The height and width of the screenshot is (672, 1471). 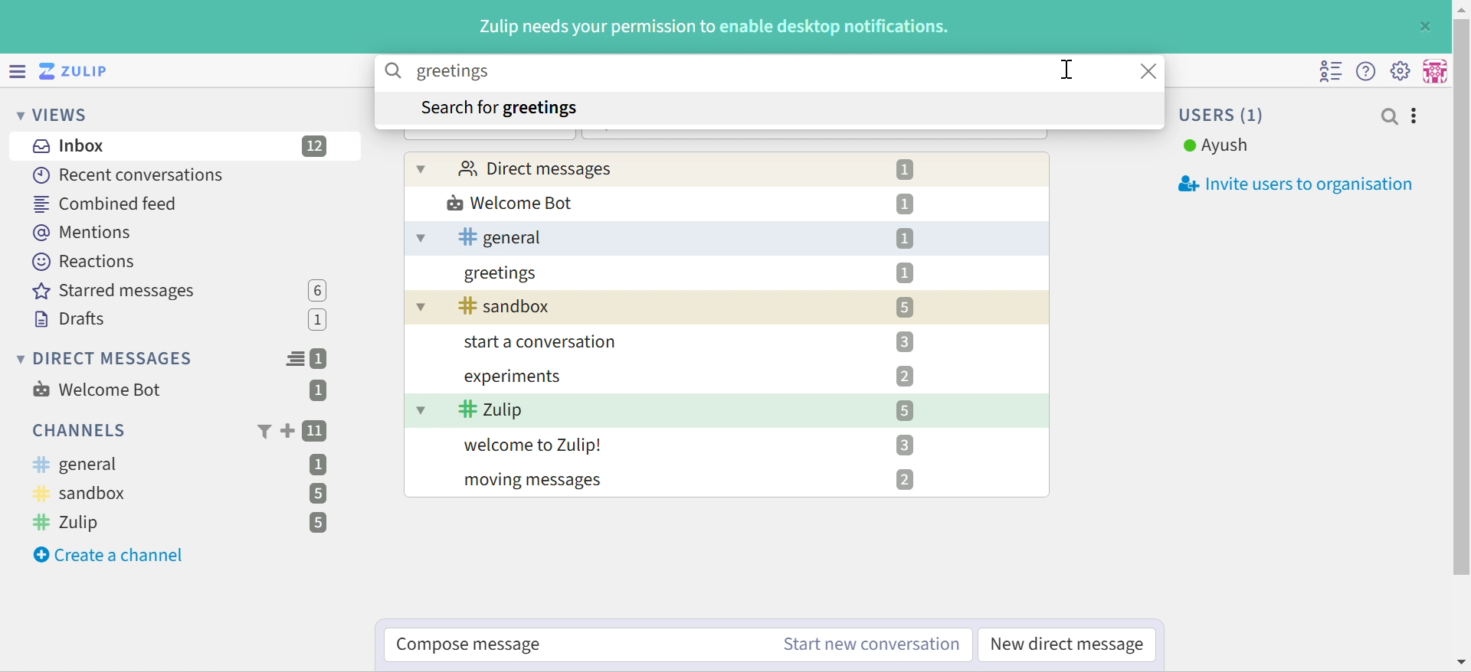 What do you see at coordinates (1067, 644) in the screenshot?
I see `New direct message` at bounding box center [1067, 644].